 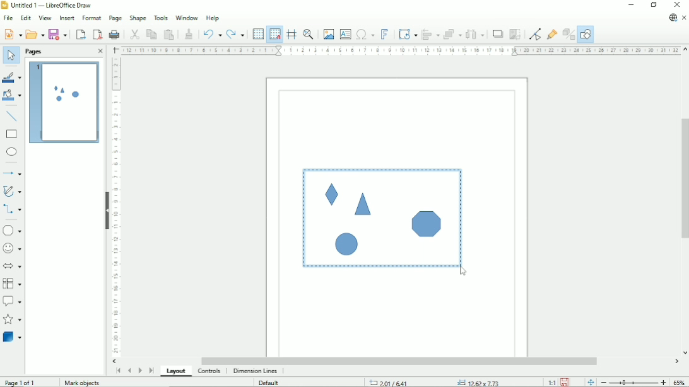 I want to click on Pages, so click(x=33, y=51).